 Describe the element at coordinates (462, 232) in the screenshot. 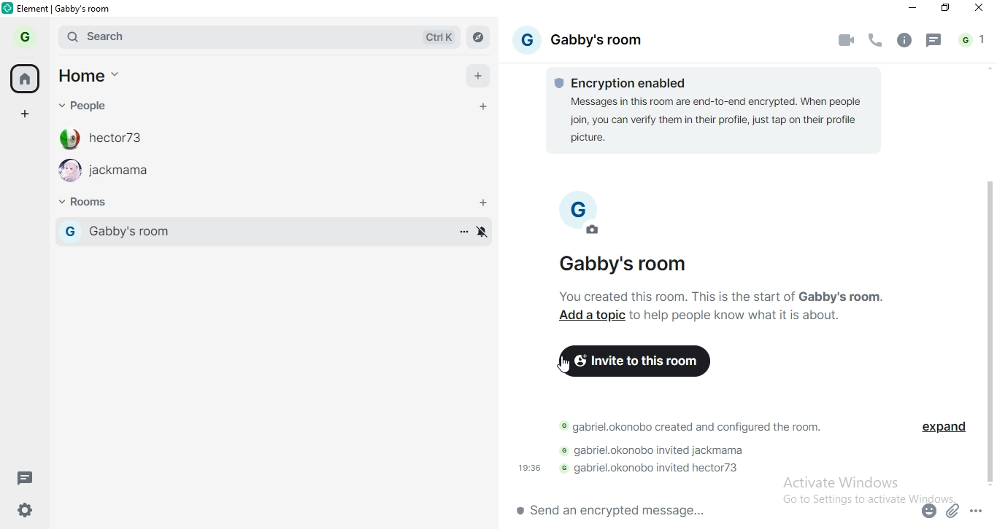

I see `more options` at that location.